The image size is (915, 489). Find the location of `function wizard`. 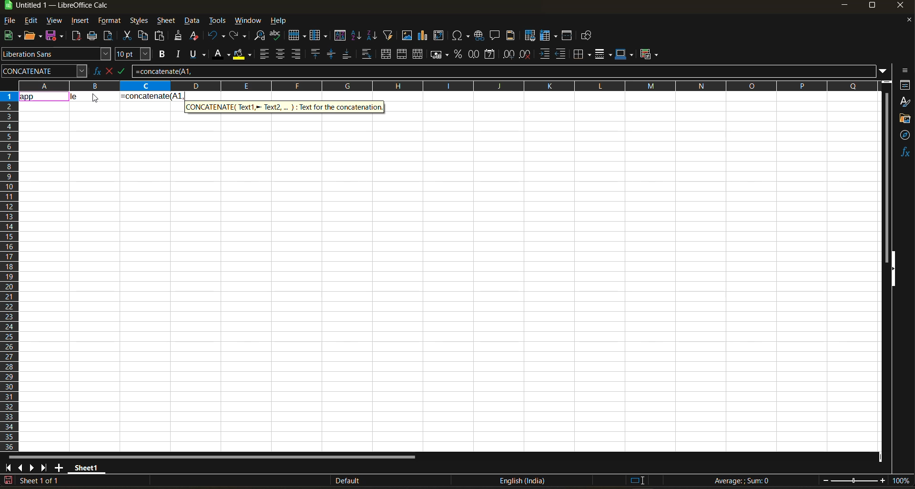

function wizard is located at coordinates (94, 71).